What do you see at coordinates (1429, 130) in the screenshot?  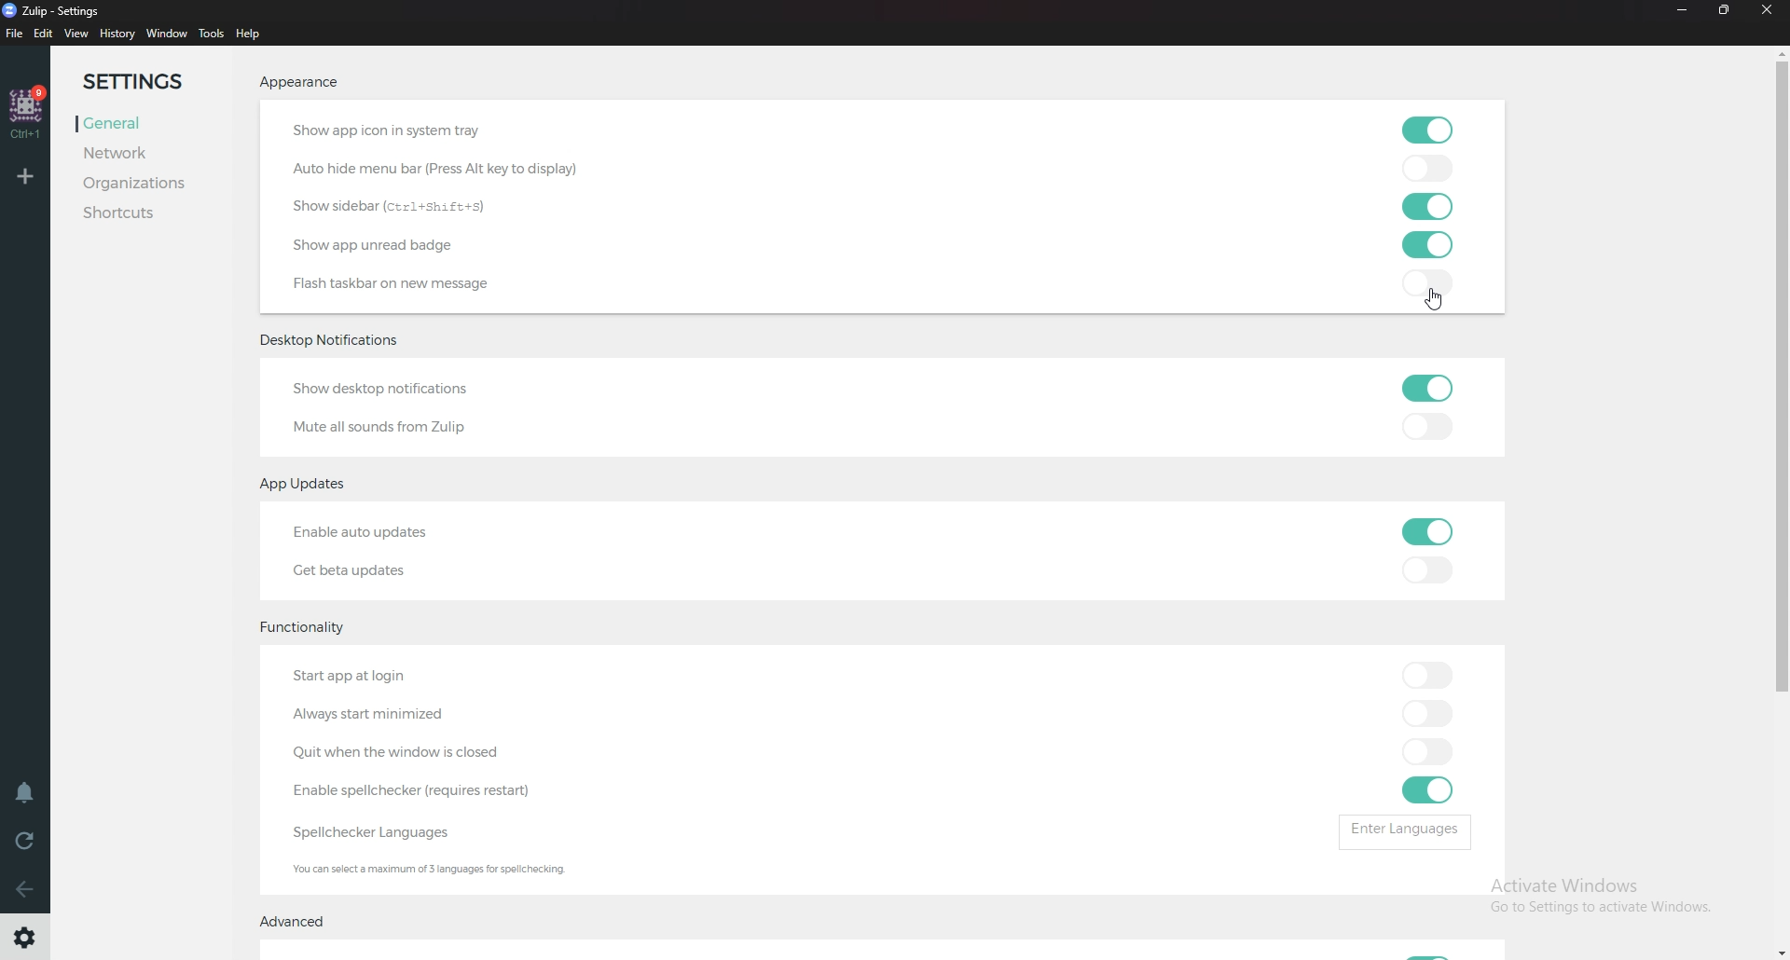 I see `toggle` at bounding box center [1429, 130].